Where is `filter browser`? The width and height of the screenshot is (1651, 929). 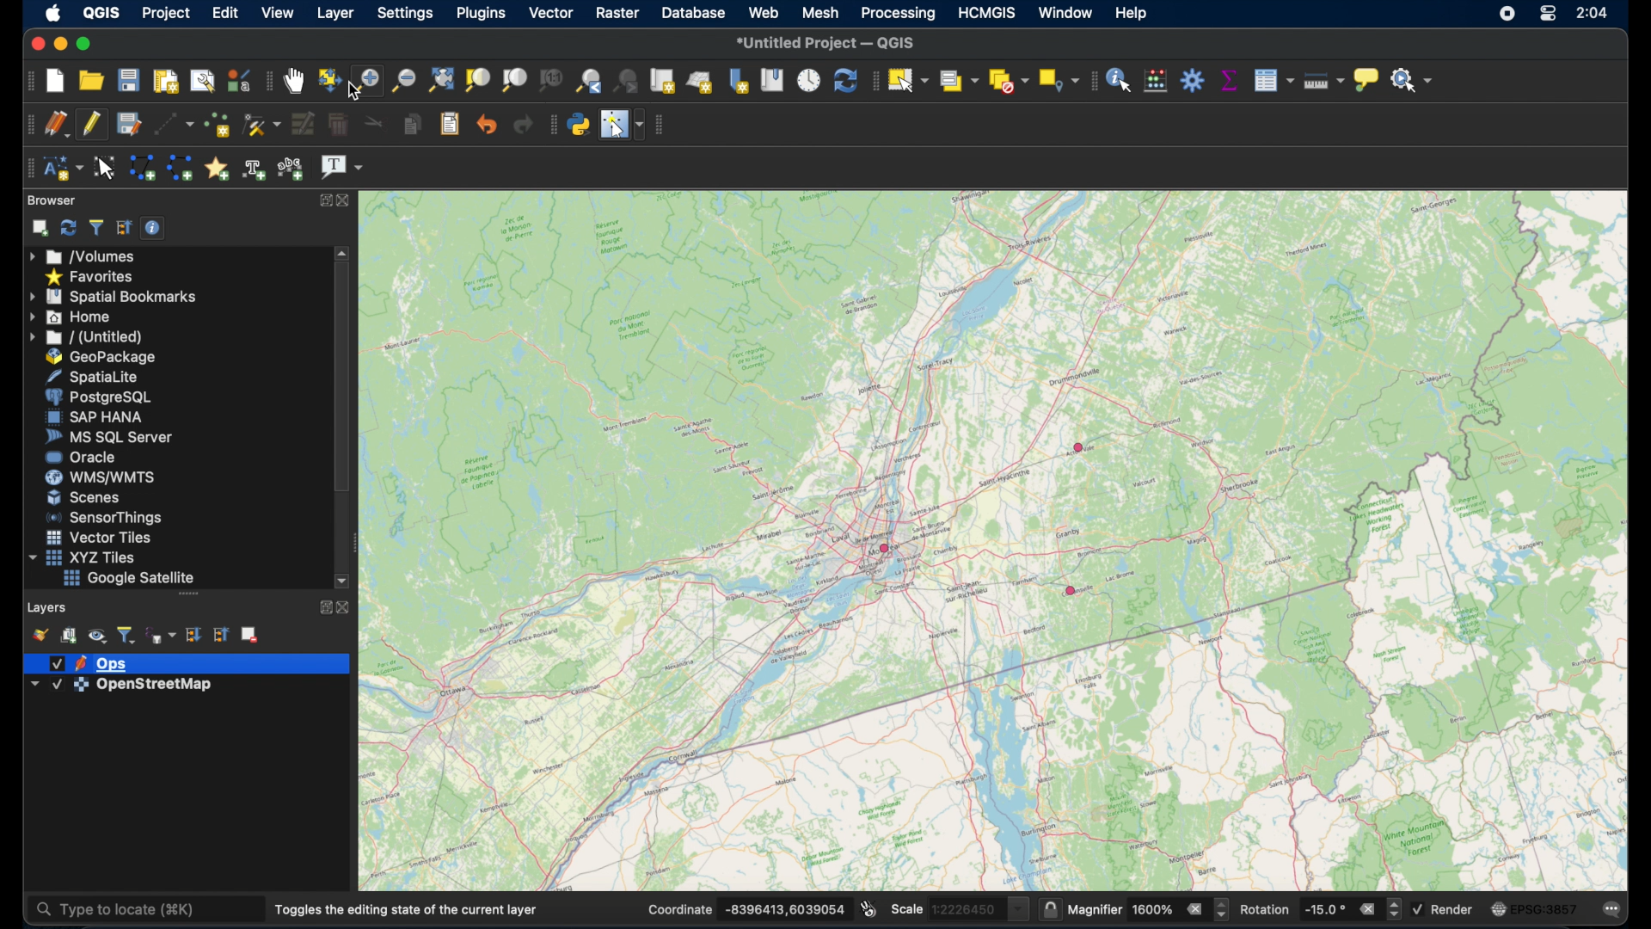 filter browser is located at coordinates (97, 226).